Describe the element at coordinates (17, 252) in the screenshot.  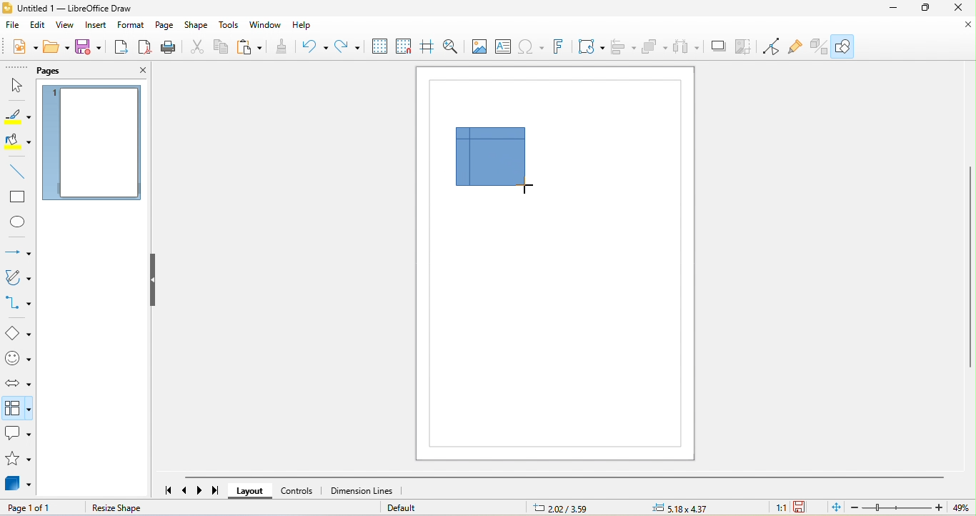
I see `lines and arrow` at that location.